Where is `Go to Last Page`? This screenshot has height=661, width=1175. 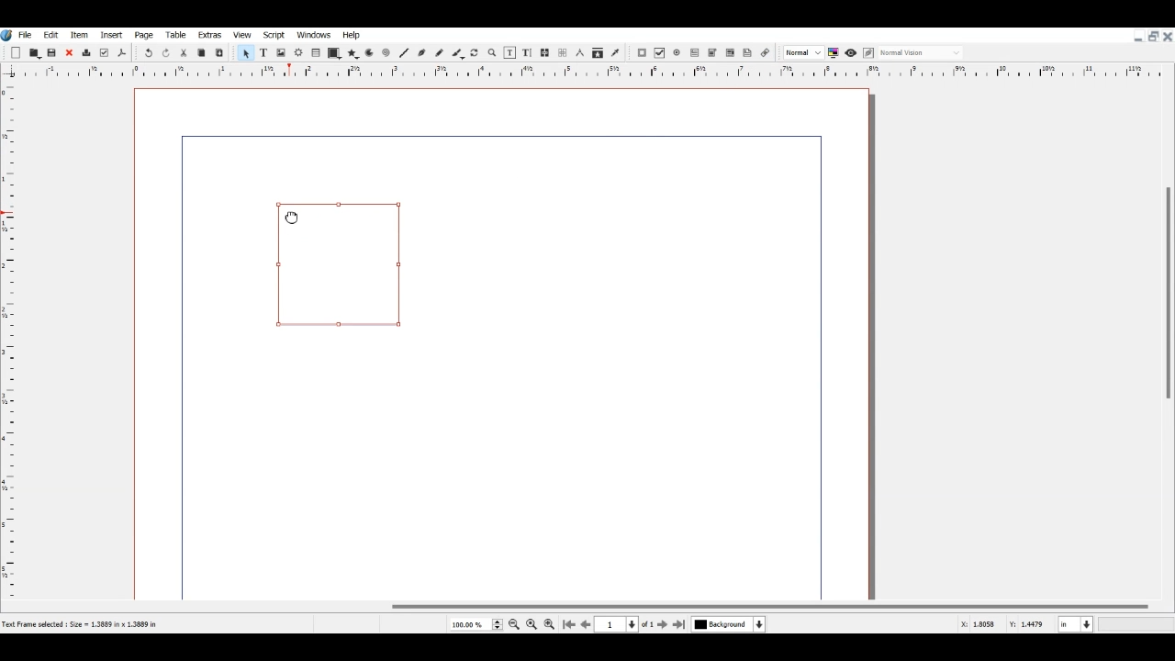
Go to Last Page is located at coordinates (681, 625).